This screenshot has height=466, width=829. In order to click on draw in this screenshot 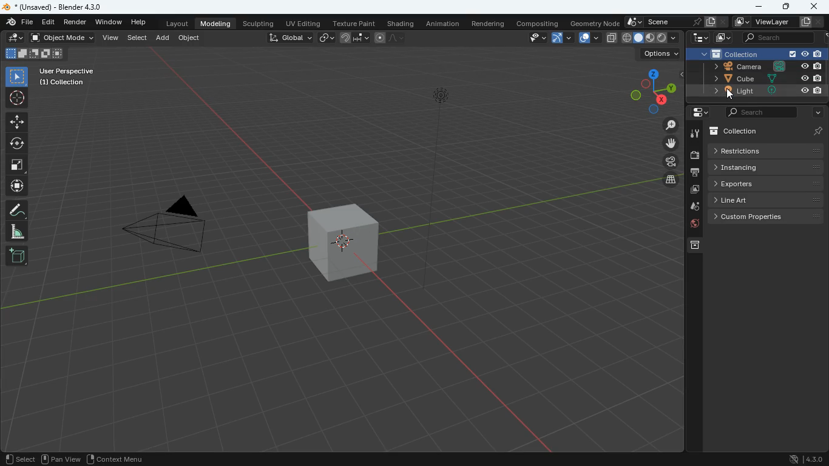, I will do `click(16, 209)`.